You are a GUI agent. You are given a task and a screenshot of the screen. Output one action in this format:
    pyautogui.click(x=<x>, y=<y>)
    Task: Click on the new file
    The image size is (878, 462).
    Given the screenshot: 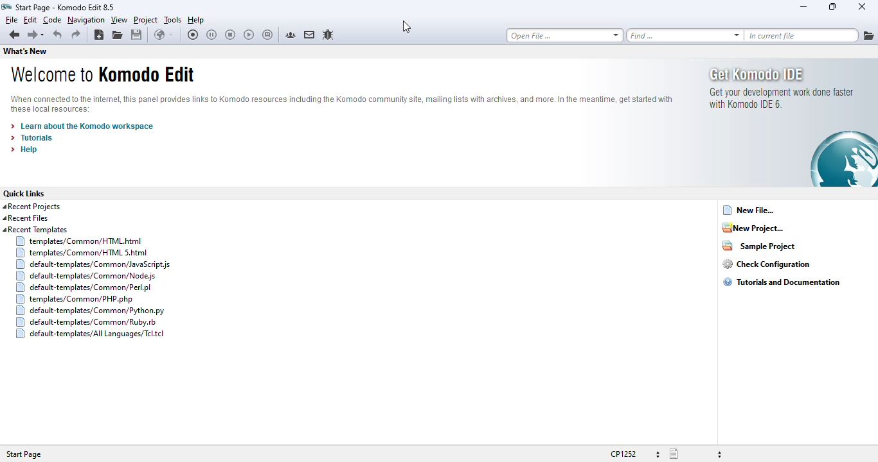 What is the action you would take?
    pyautogui.click(x=749, y=210)
    